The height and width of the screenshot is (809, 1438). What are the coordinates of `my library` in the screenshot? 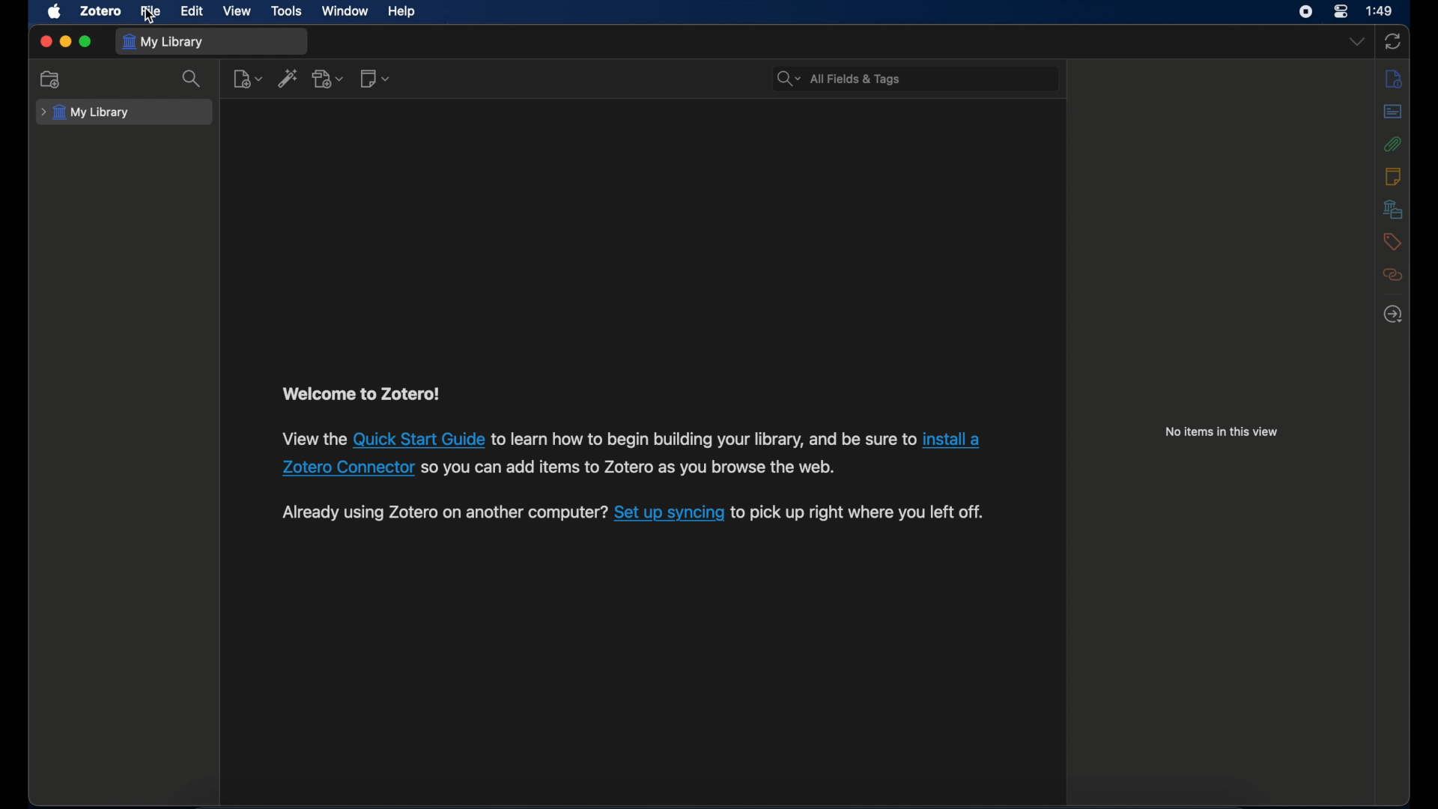 It's located at (84, 113).